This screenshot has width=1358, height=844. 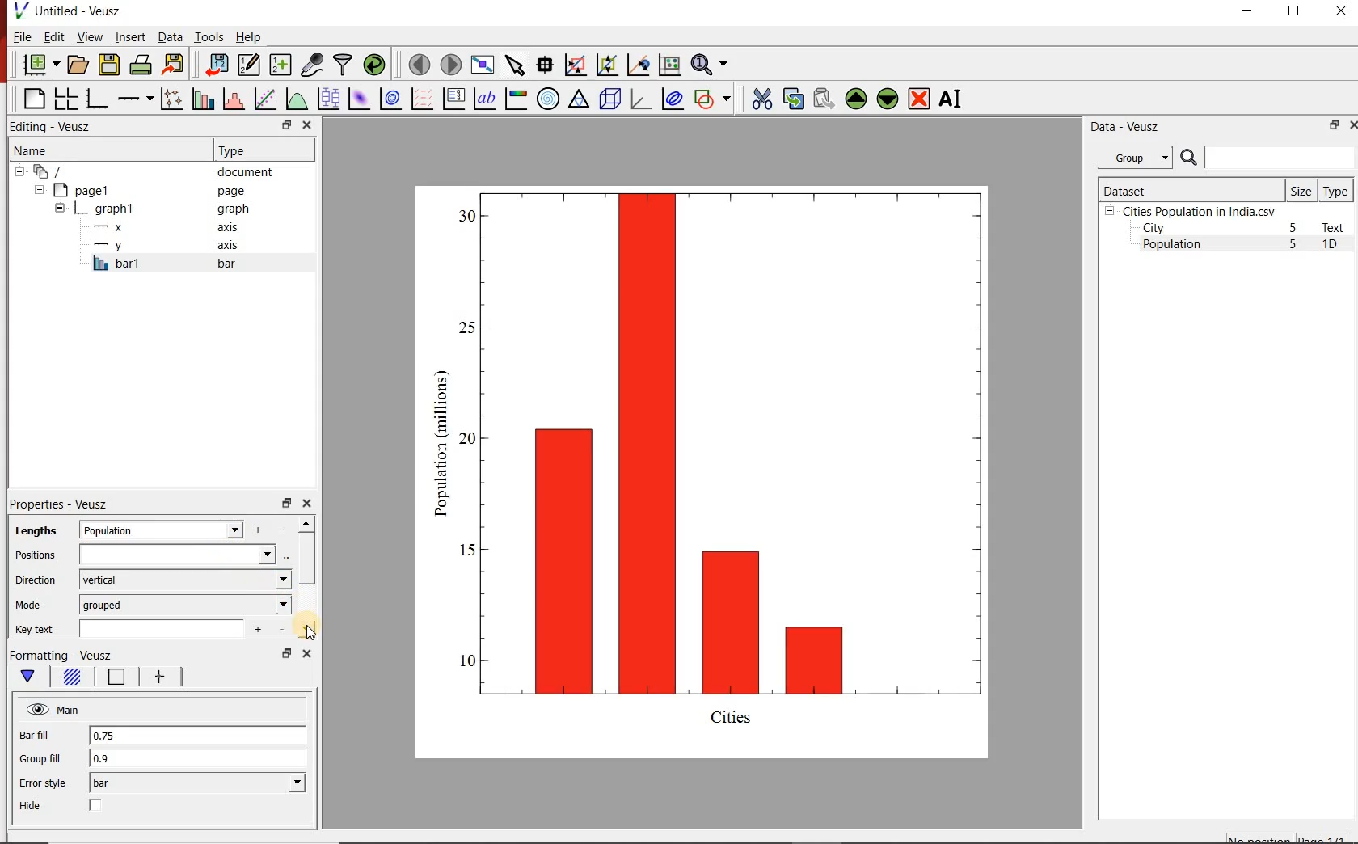 I want to click on x axis, so click(x=168, y=227).